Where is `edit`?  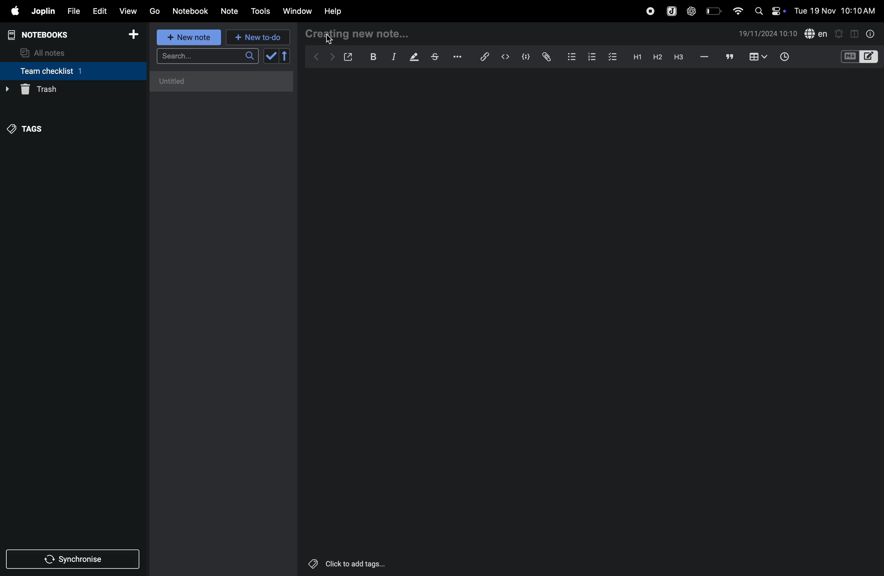 edit is located at coordinates (100, 10).